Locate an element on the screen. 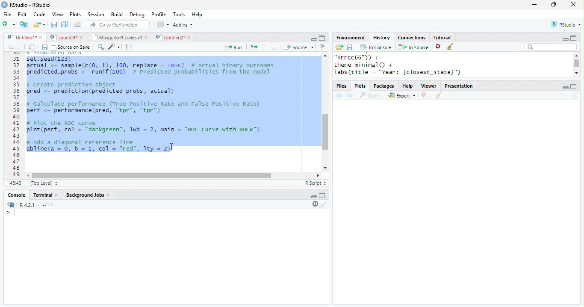 Image resolution: width=584 pixels, height=307 pixels. help is located at coordinates (408, 86).